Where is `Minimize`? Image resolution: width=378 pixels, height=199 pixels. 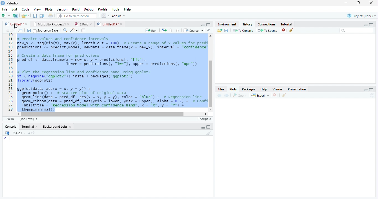
Minimize is located at coordinates (366, 26).